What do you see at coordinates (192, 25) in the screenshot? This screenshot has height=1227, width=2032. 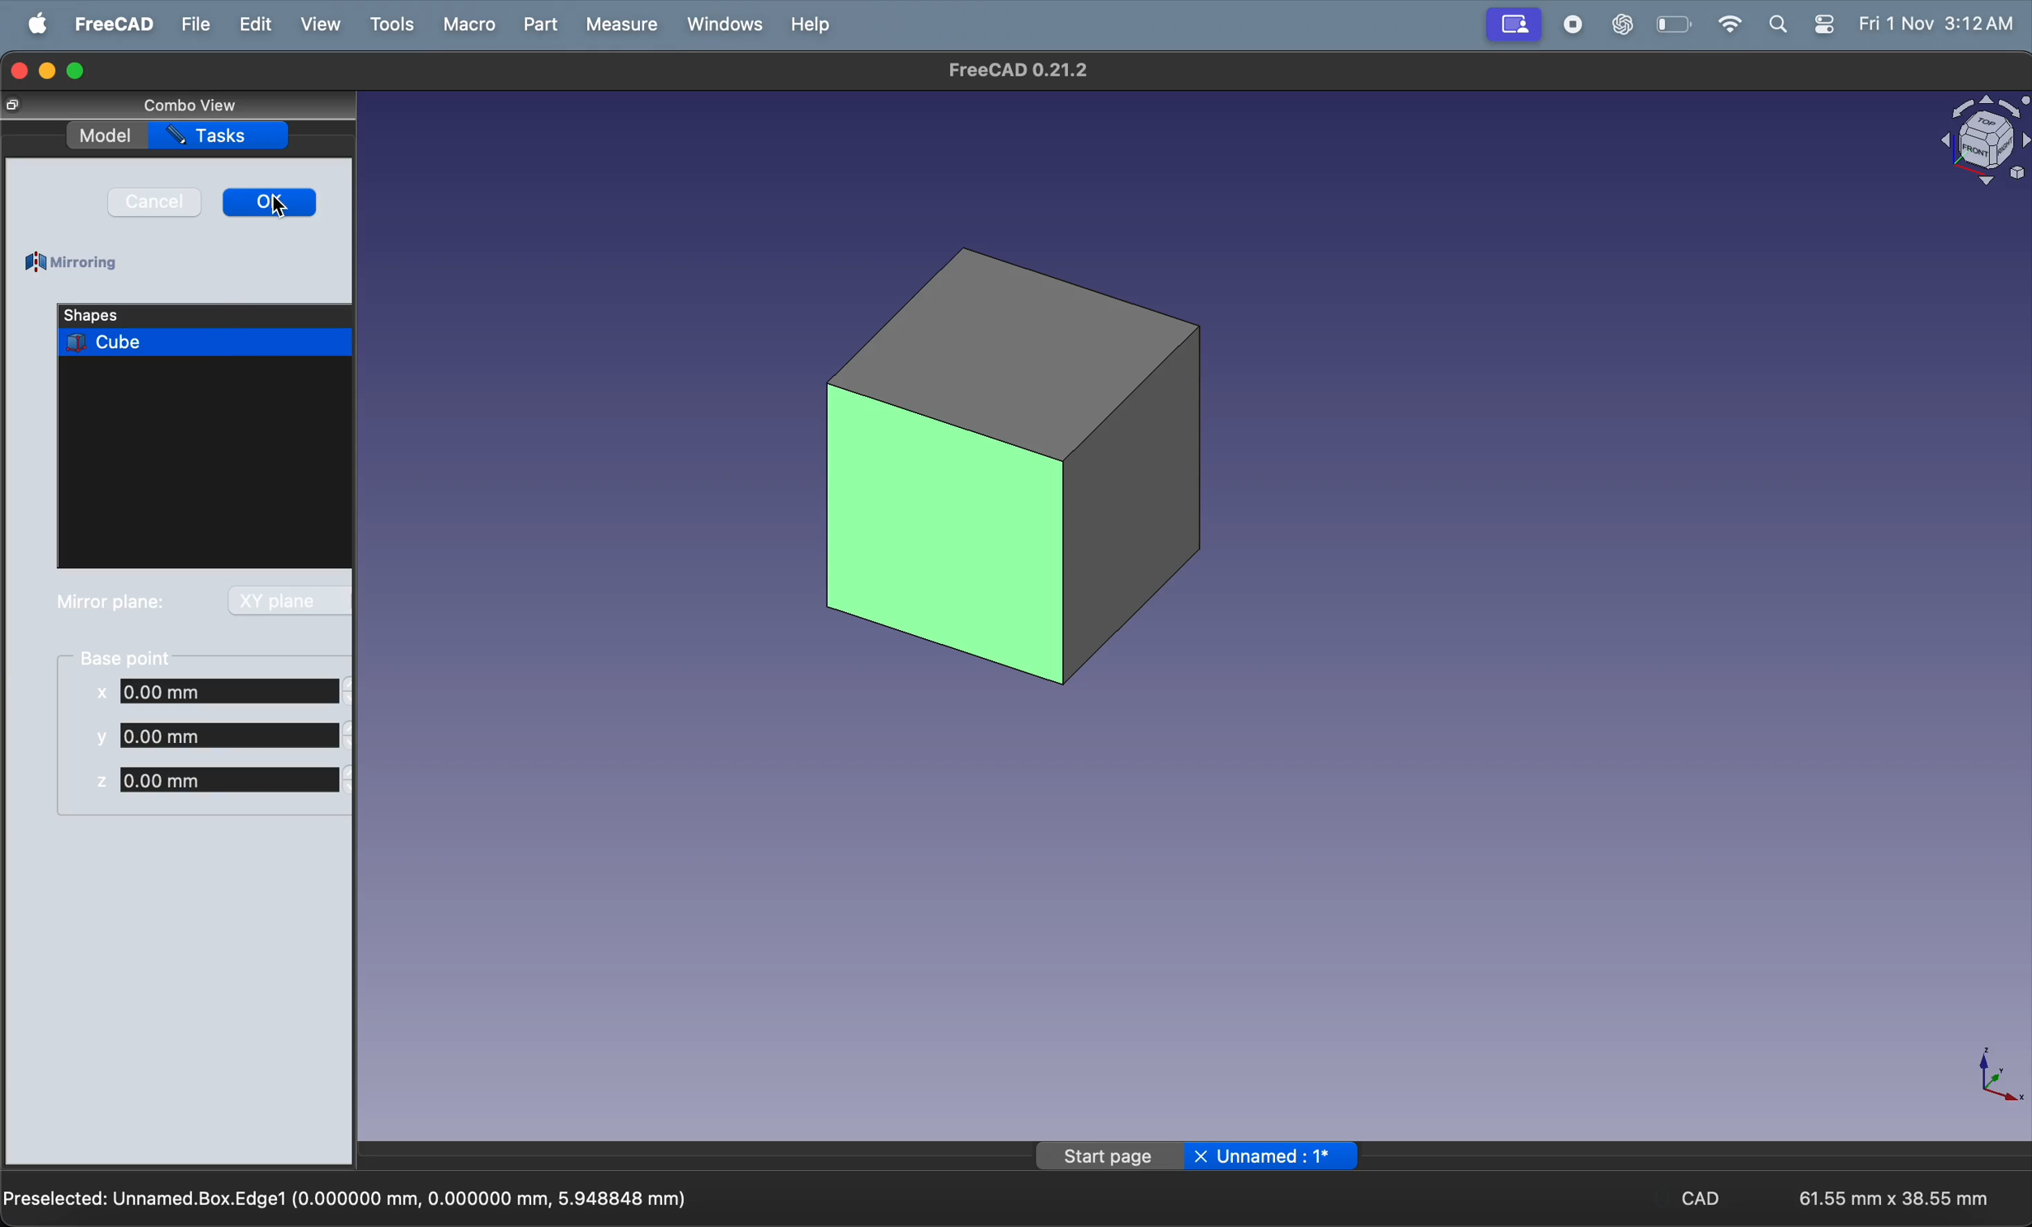 I see `file` at bounding box center [192, 25].